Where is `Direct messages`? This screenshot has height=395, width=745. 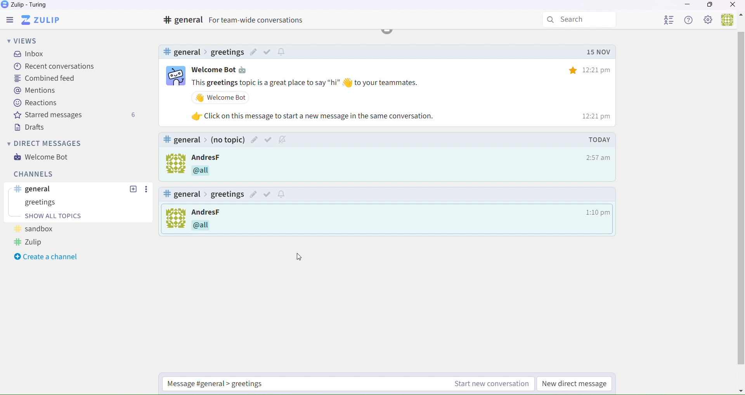 Direct messages is located at coordinates (46, 144).